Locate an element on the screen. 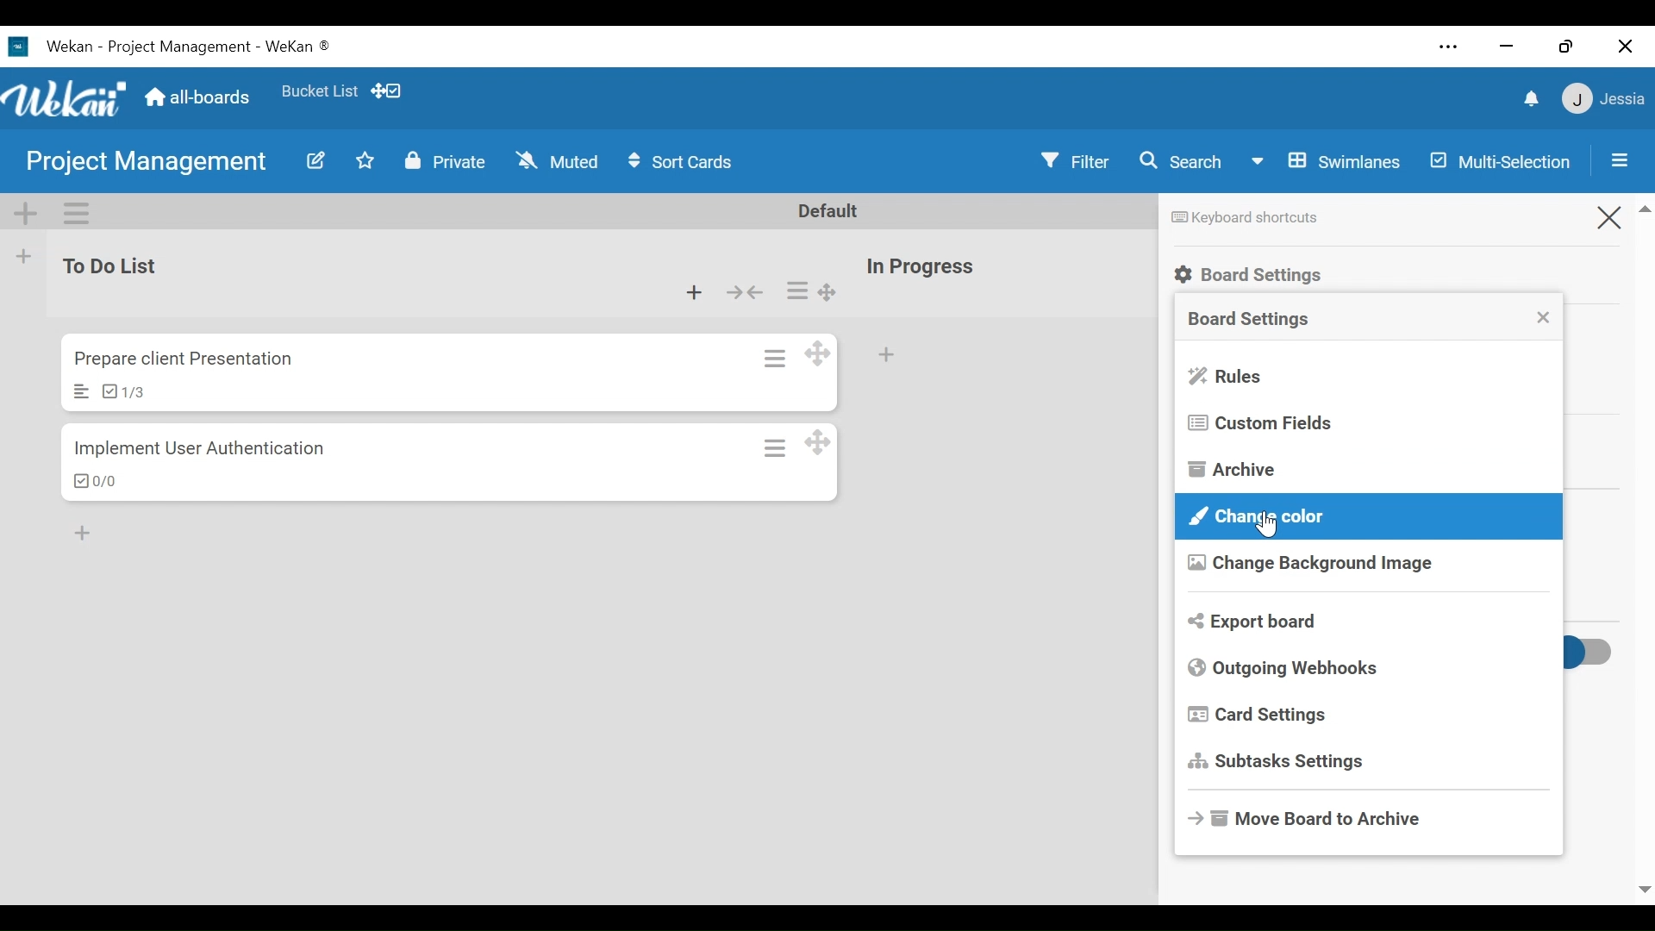  Sort Cards is located at coordinates (687, 164).